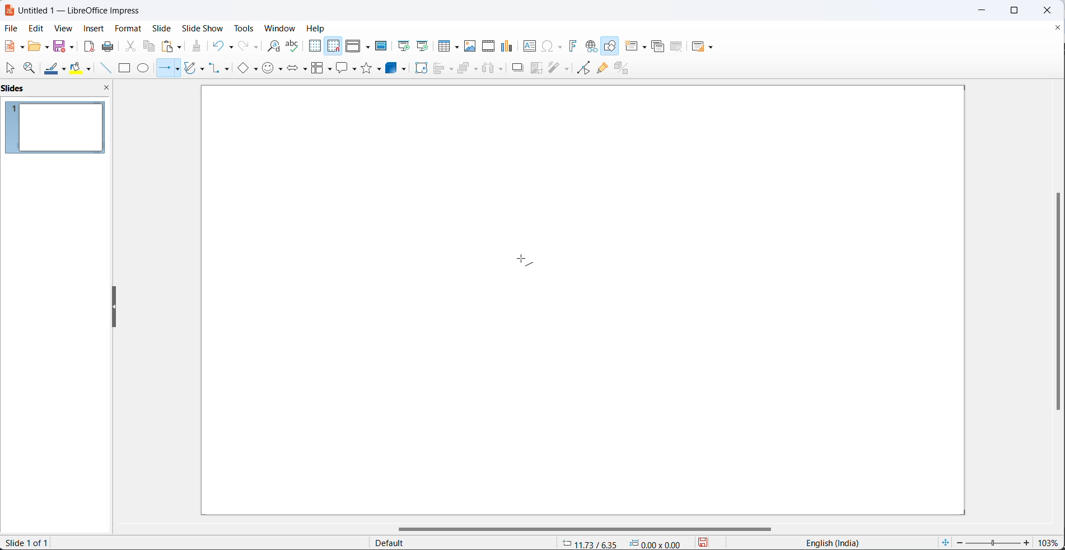 The image size is (1065, 550). Describe the element at coordinates (196, 45) in the screenshot. I see `clone formatting` at that location.